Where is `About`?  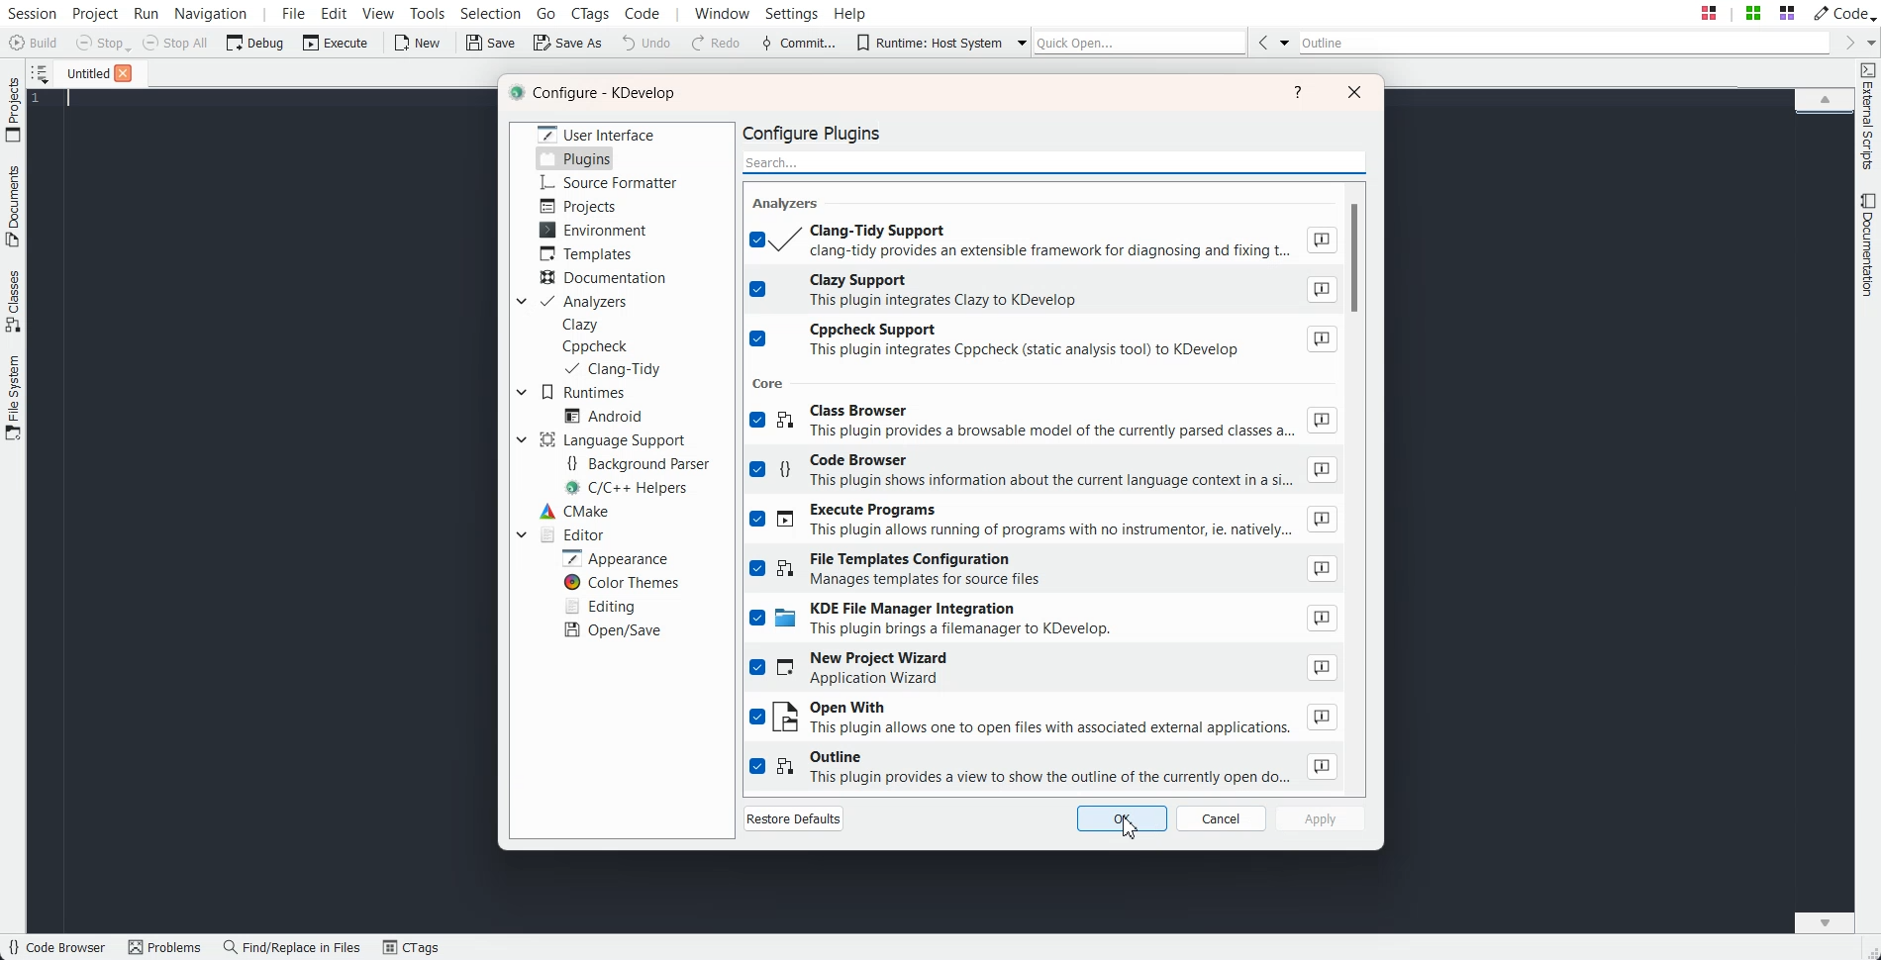 About is located at coordinates (1321, 717).